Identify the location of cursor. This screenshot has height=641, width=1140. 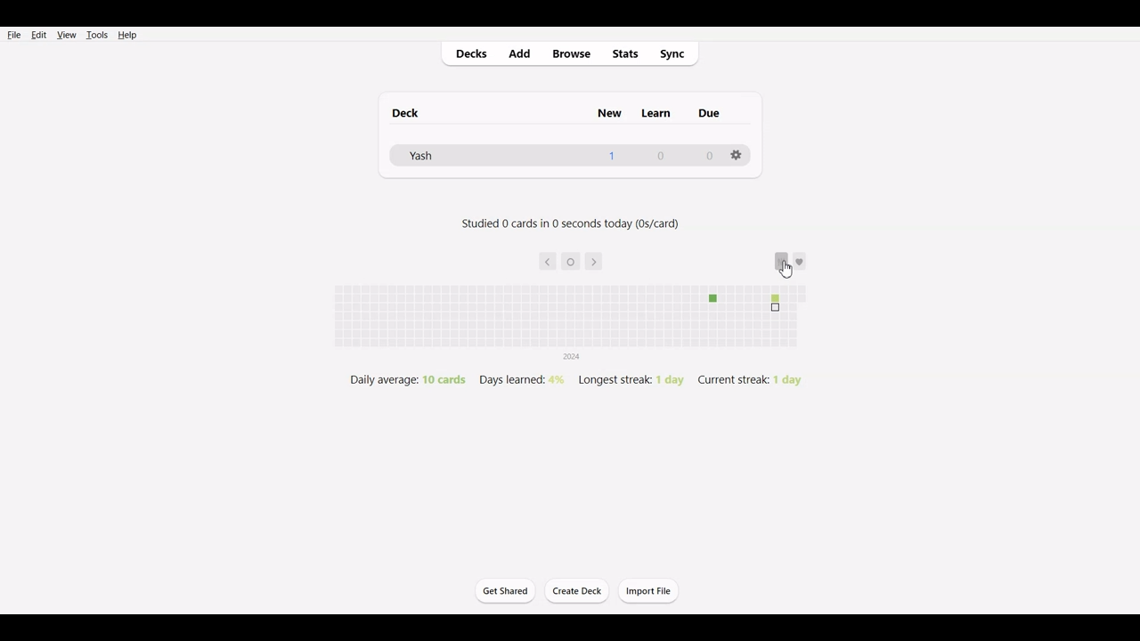
(787, 269).